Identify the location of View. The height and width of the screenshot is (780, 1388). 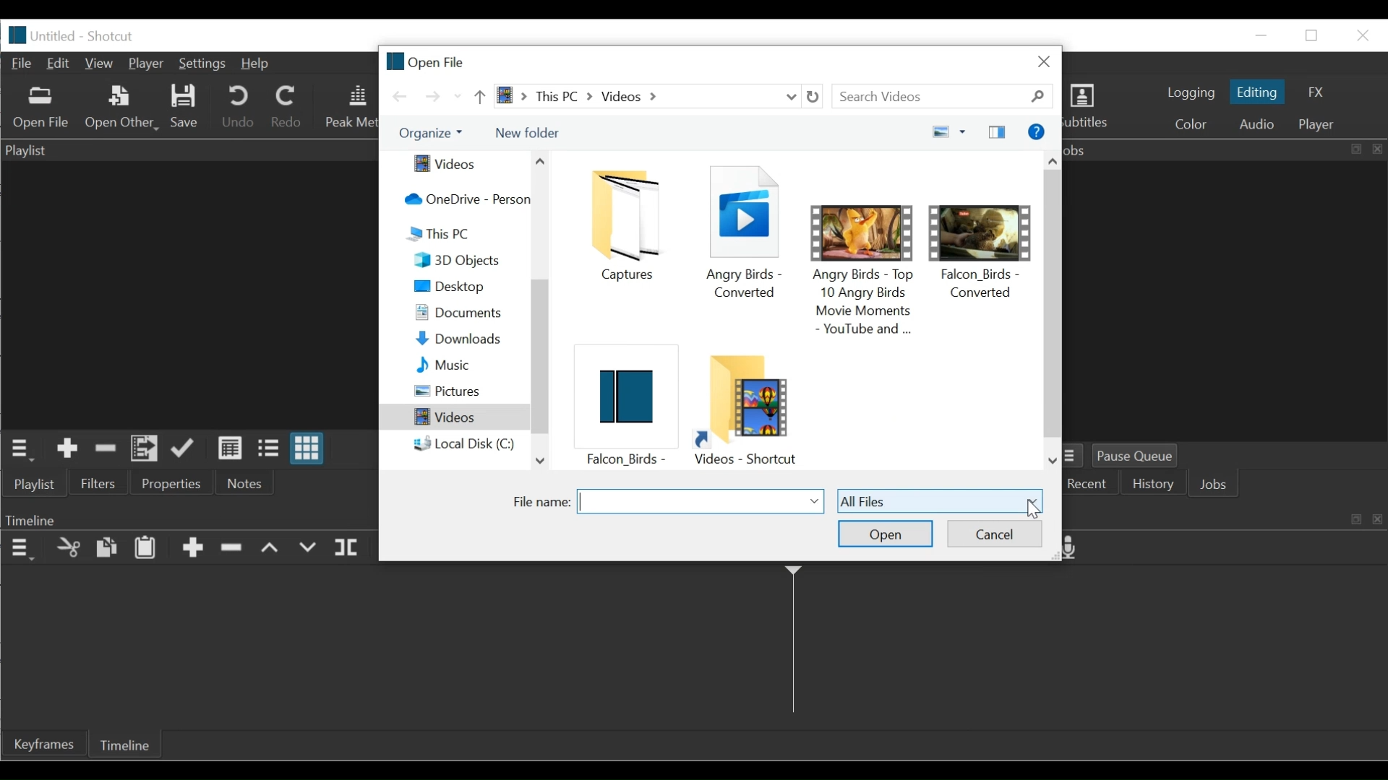
(101, 64).